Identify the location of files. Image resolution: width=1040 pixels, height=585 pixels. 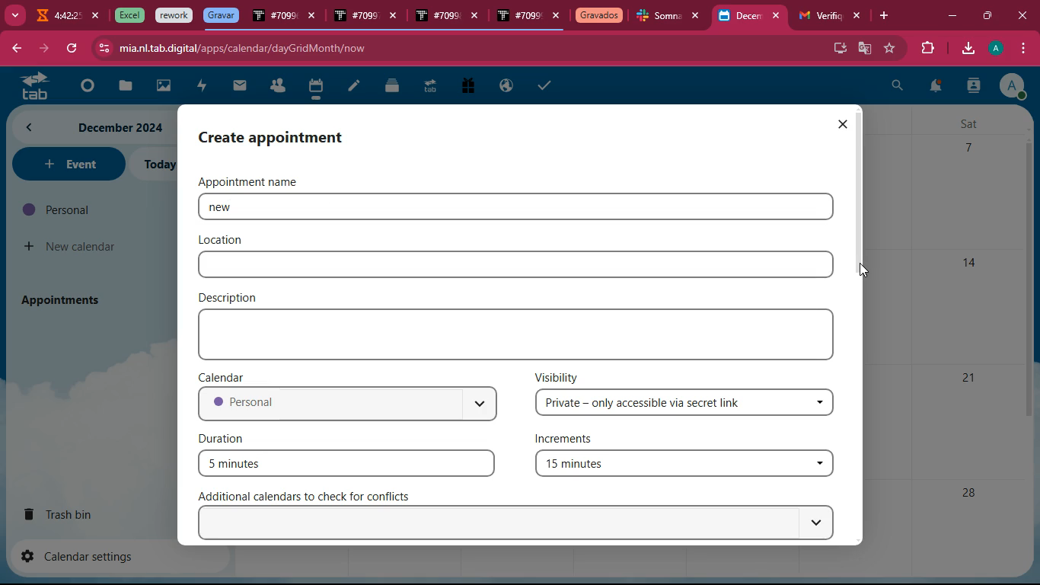
(394, 85).